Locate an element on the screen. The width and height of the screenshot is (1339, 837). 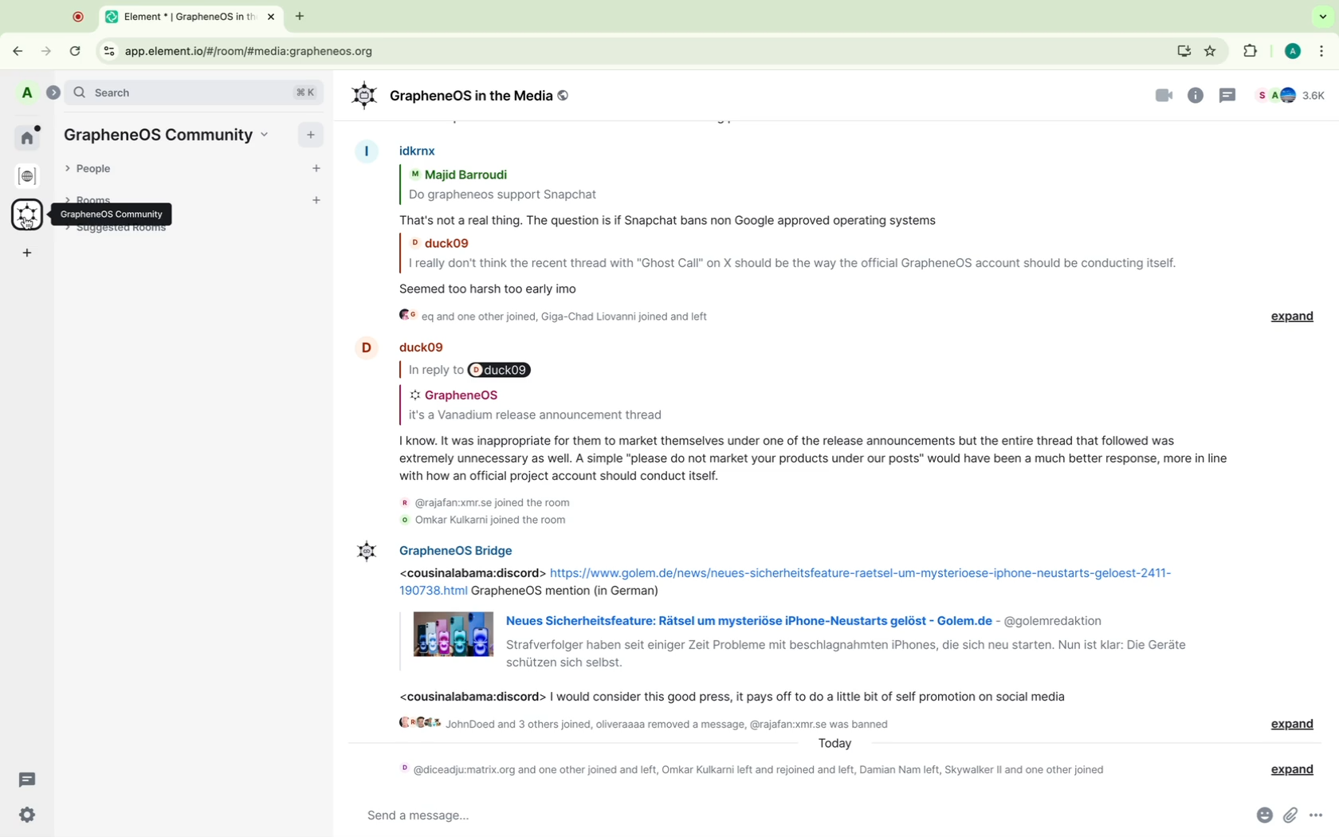
JohnDoed and 3 others joined, oliveraaaa removed a message @rajafan:xmr.se was banned is located at coordinates (646, 721).